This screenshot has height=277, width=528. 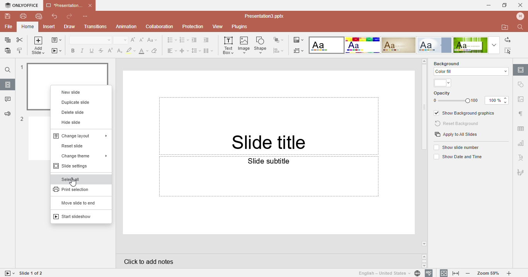 I want to click on Document name, so click(x=69, y=5).